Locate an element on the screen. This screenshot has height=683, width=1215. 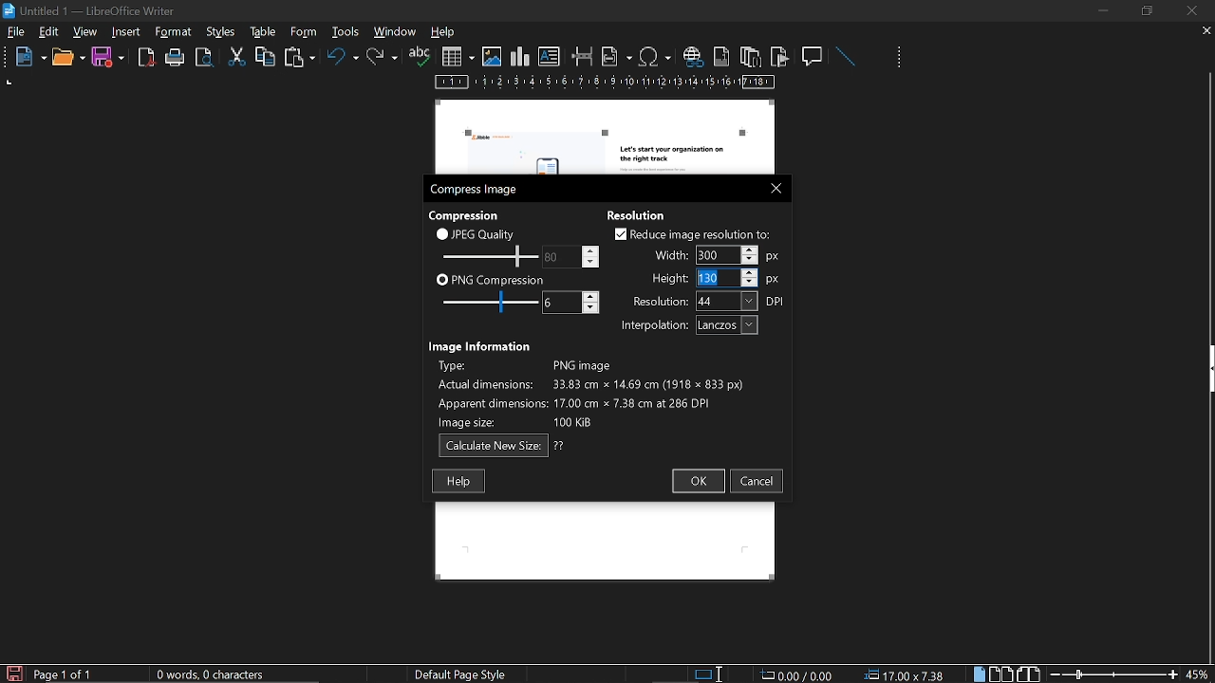
export as pdf is located at coordinates (147, 58).